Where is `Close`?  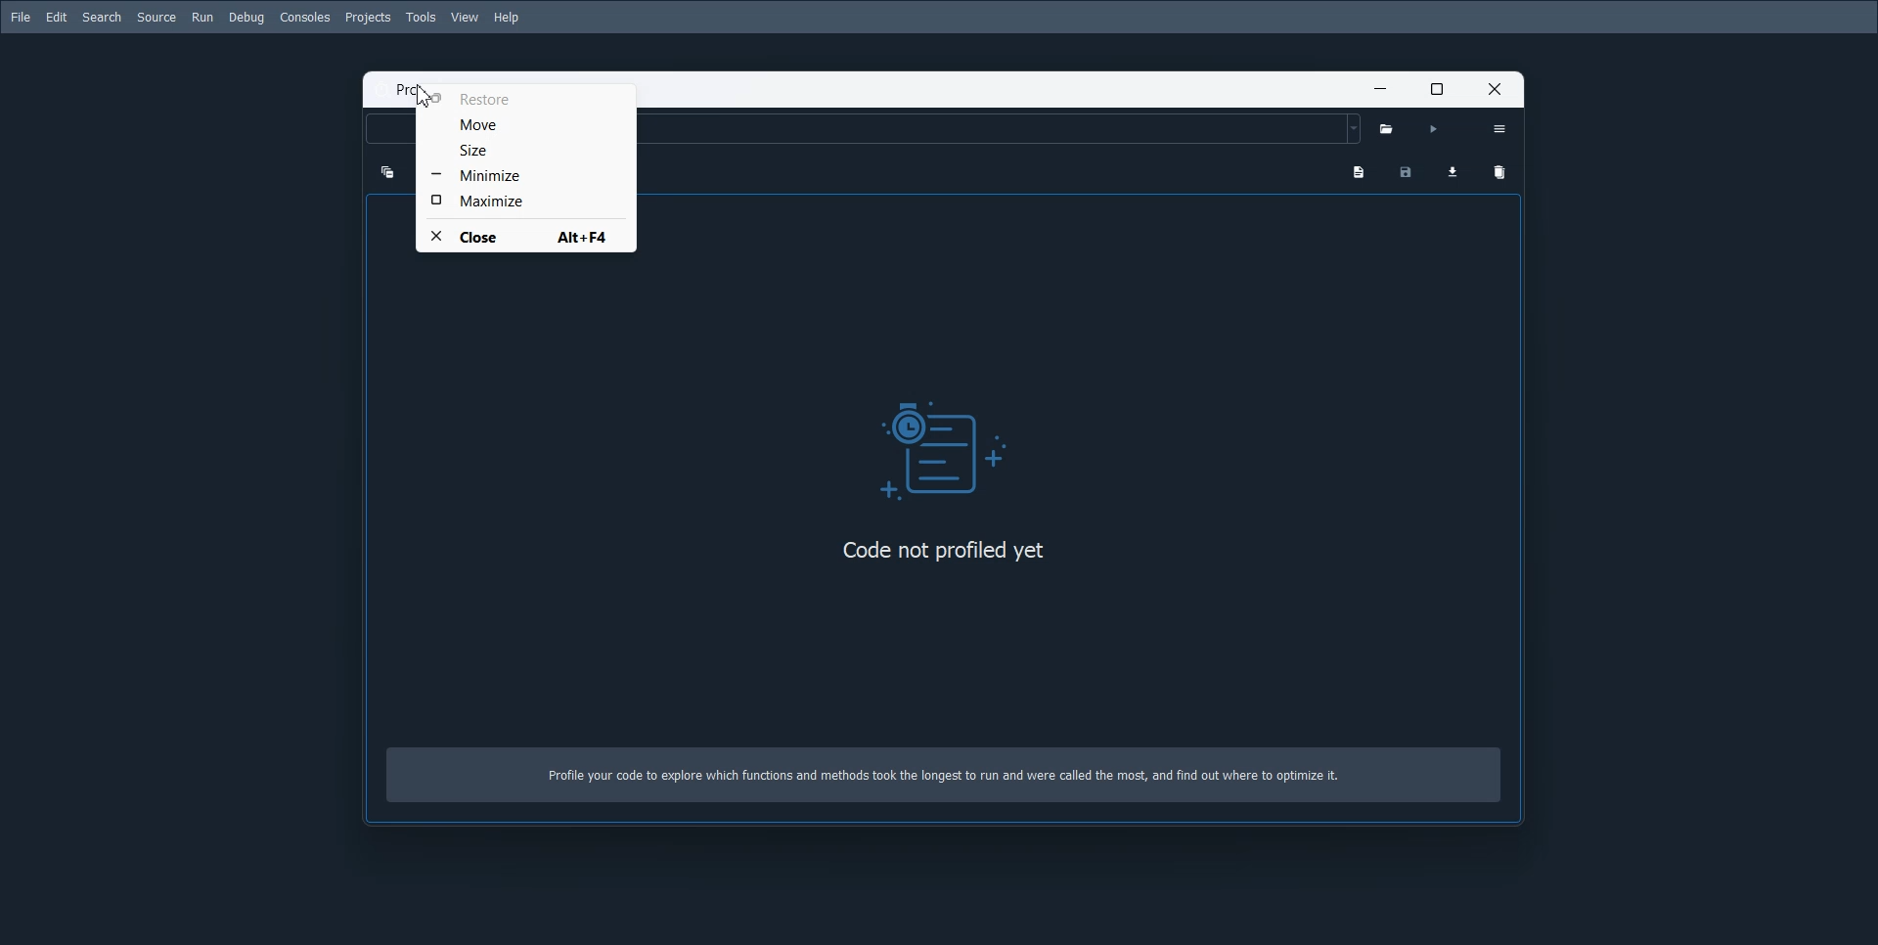 Close is located at coordinates (1499, 88).